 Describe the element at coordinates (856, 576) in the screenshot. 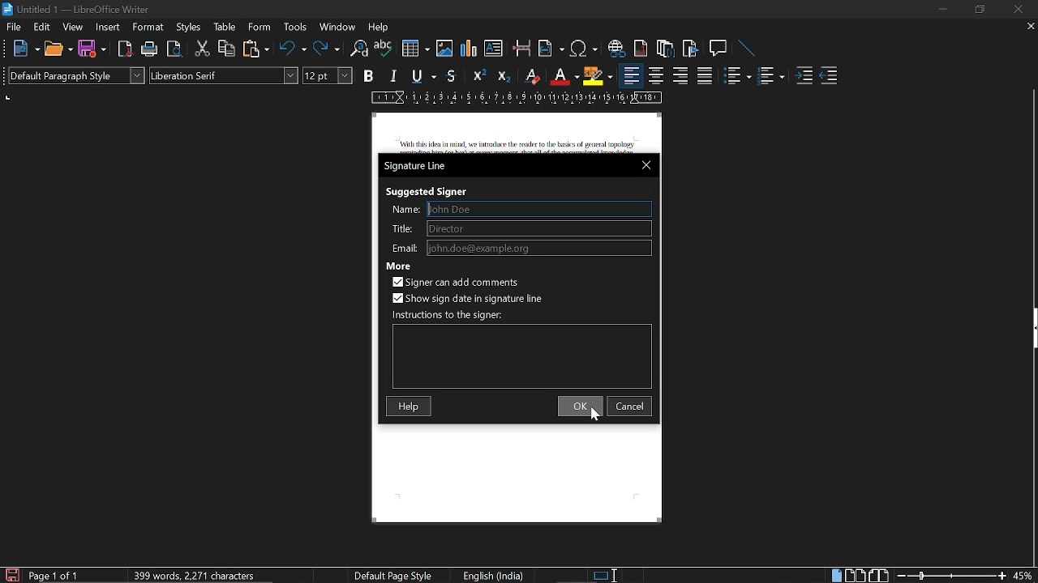

I see `multiple page view` at that location.